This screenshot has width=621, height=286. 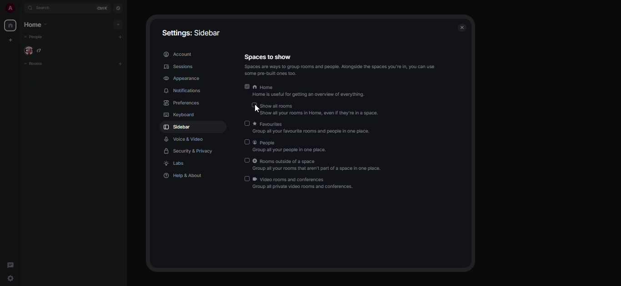 I want to click on rooms outside of a space, so click(x=318, y=165).